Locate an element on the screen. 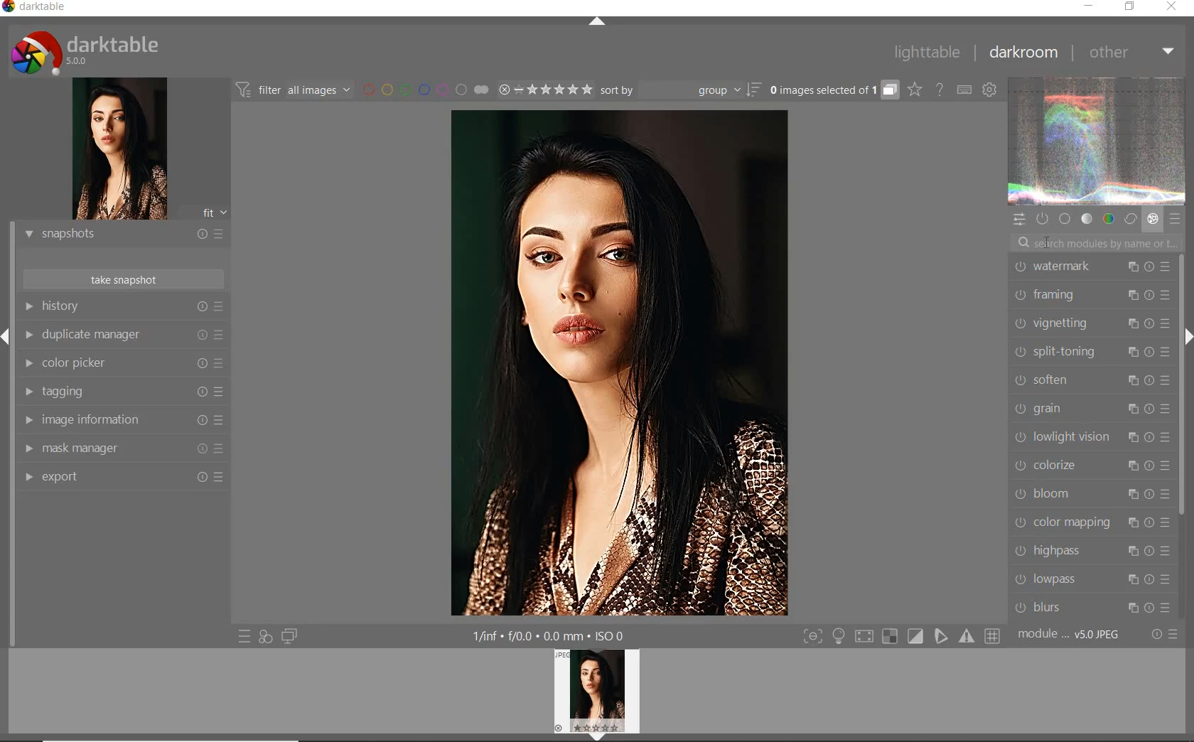 The image size is (1194, 742). IMAGE INFORMATION is located at coordinates (120, 419).